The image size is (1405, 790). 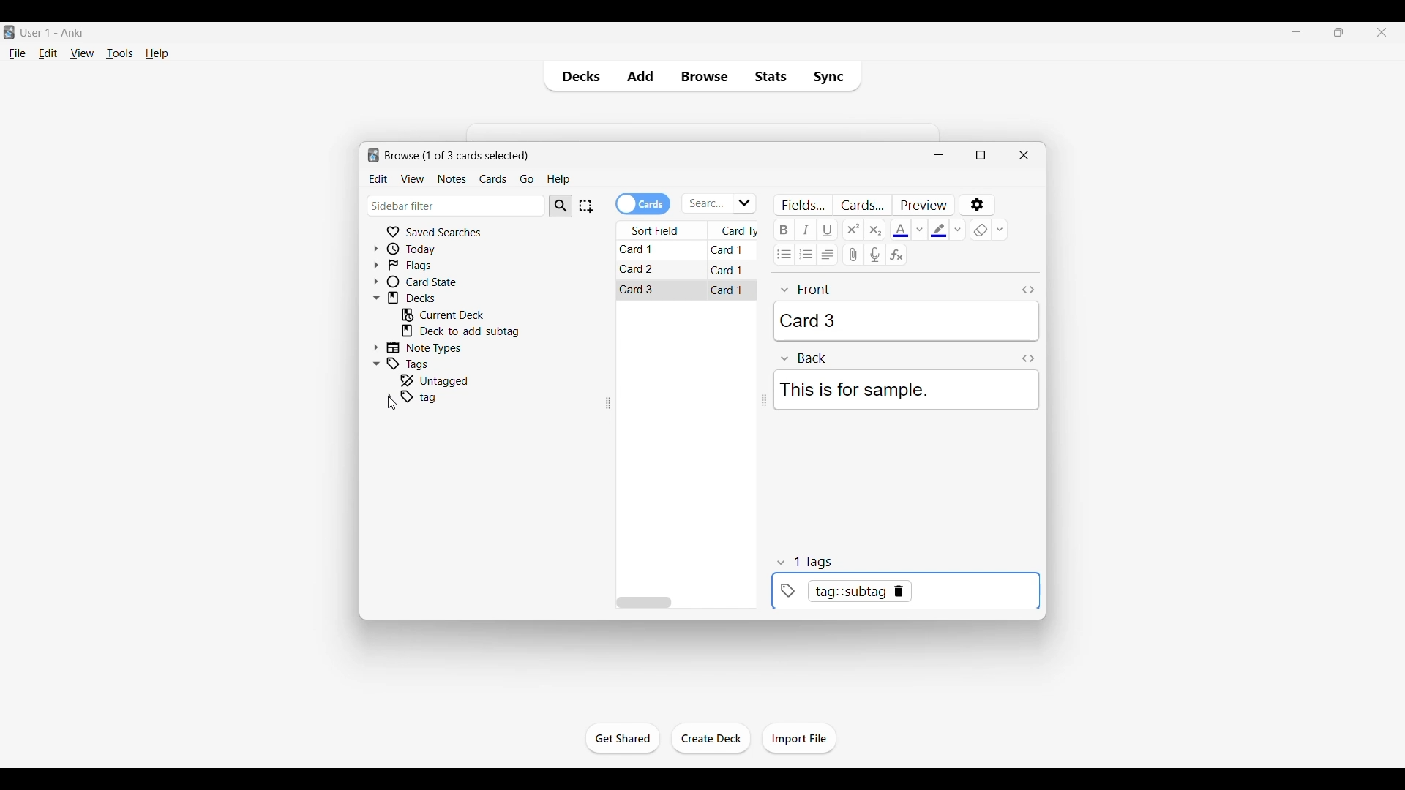 What do you see at coordinates (48, 53) in the screenshot?
I see `Edit menu` at bounding box center [48, 53].